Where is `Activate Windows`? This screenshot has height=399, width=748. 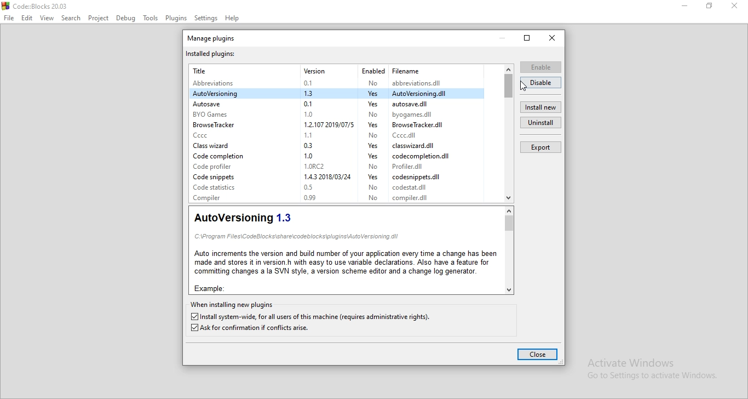
Activate Windows is located at coordinates (647, 361).